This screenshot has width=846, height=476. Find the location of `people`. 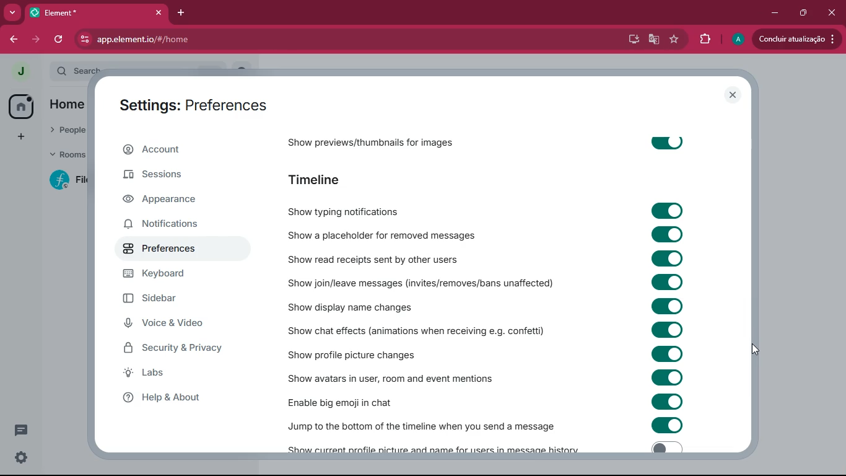

people is located at coordinates (66, 128).